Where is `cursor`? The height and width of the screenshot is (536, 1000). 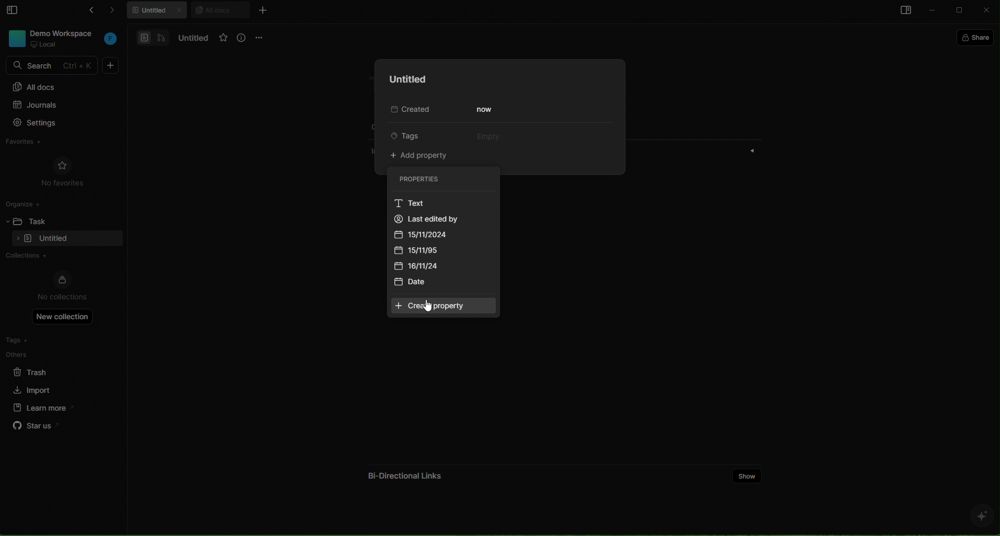
cursor is located at coordinates (427, 307).